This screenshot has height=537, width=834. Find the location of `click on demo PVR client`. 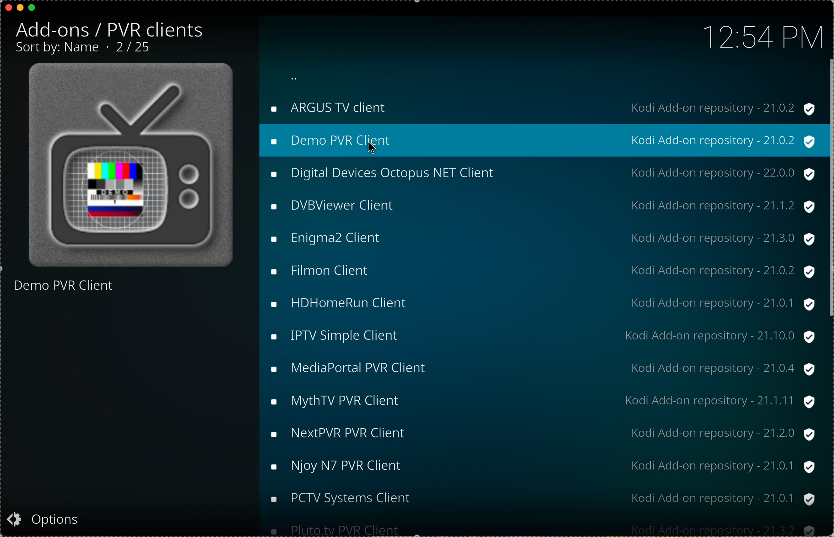

click on demo PVR client is located at coordinates (342, 142).